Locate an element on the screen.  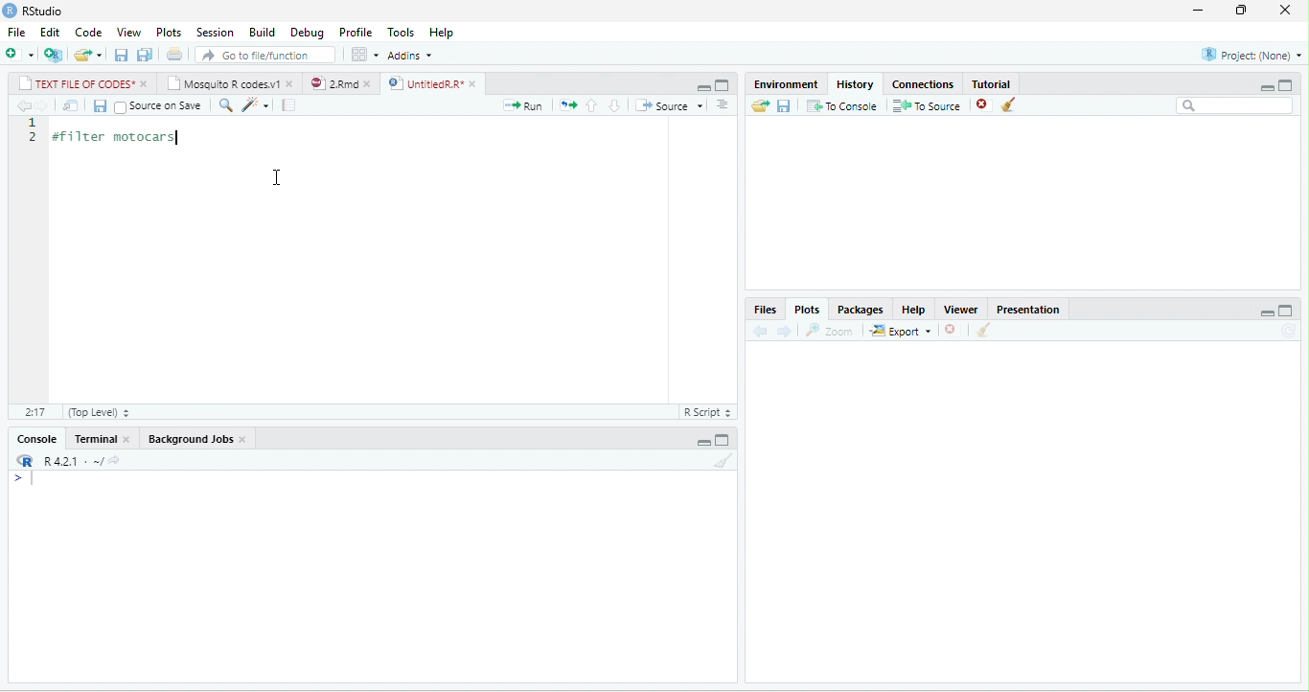
forward is located at coordinates (784, 332).